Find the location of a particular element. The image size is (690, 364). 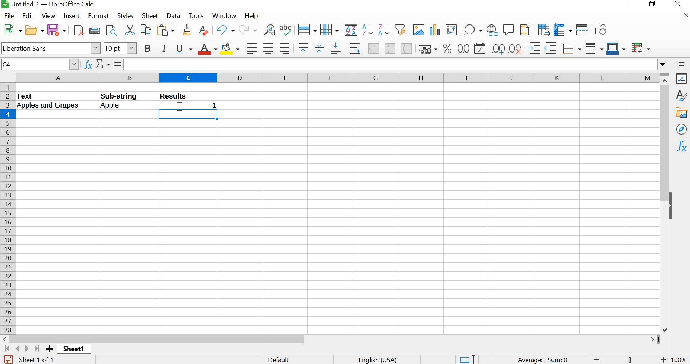

align top is located at coordinates (303, 49).